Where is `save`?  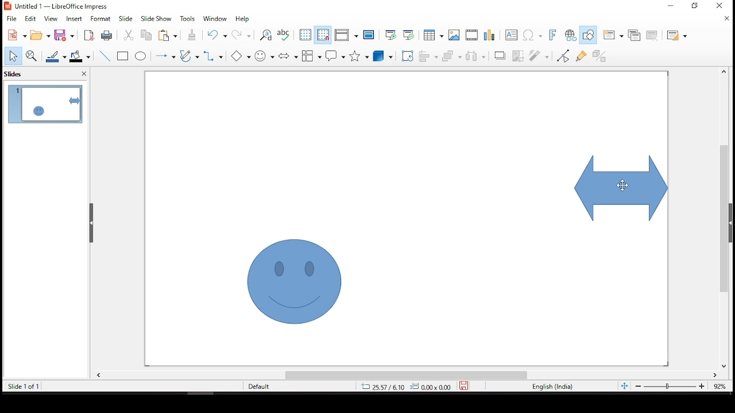 save is located at coordinates (464, 384).